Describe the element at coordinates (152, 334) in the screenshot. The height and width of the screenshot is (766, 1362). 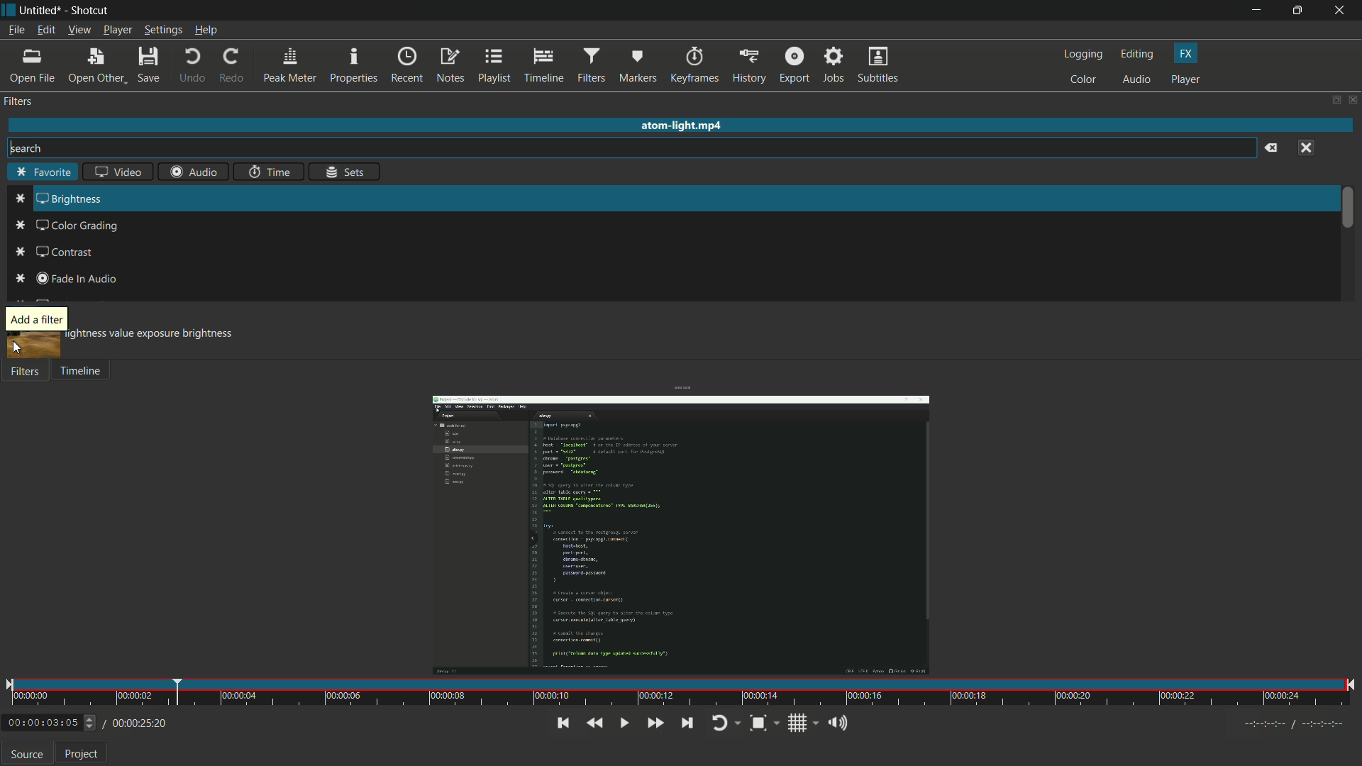
I see `text` at that location.